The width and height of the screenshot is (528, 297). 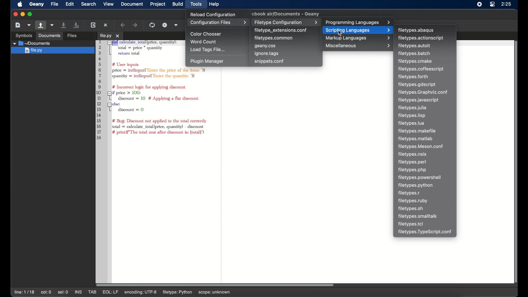 What do you see at coordinates (414, 46) in the screenshot?
I see `filetypes` at bounding box center [414, 46].